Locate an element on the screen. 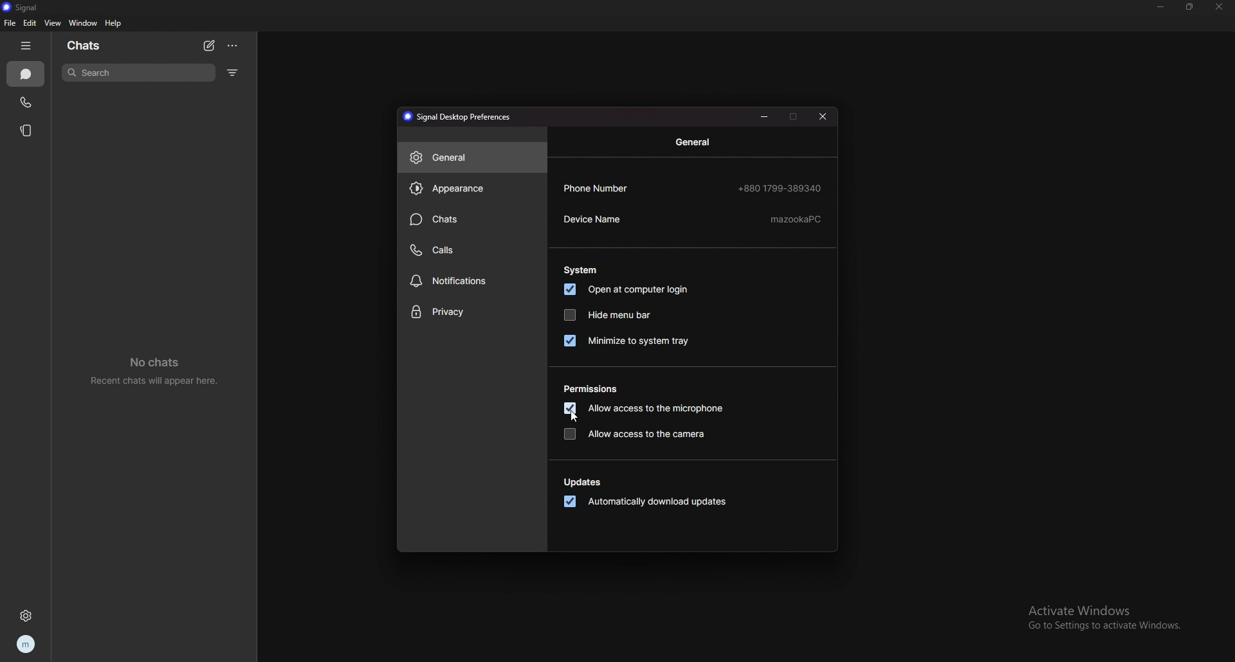 This screenshot has width=1235, height=662. calls is located at coordinates (471, 251).